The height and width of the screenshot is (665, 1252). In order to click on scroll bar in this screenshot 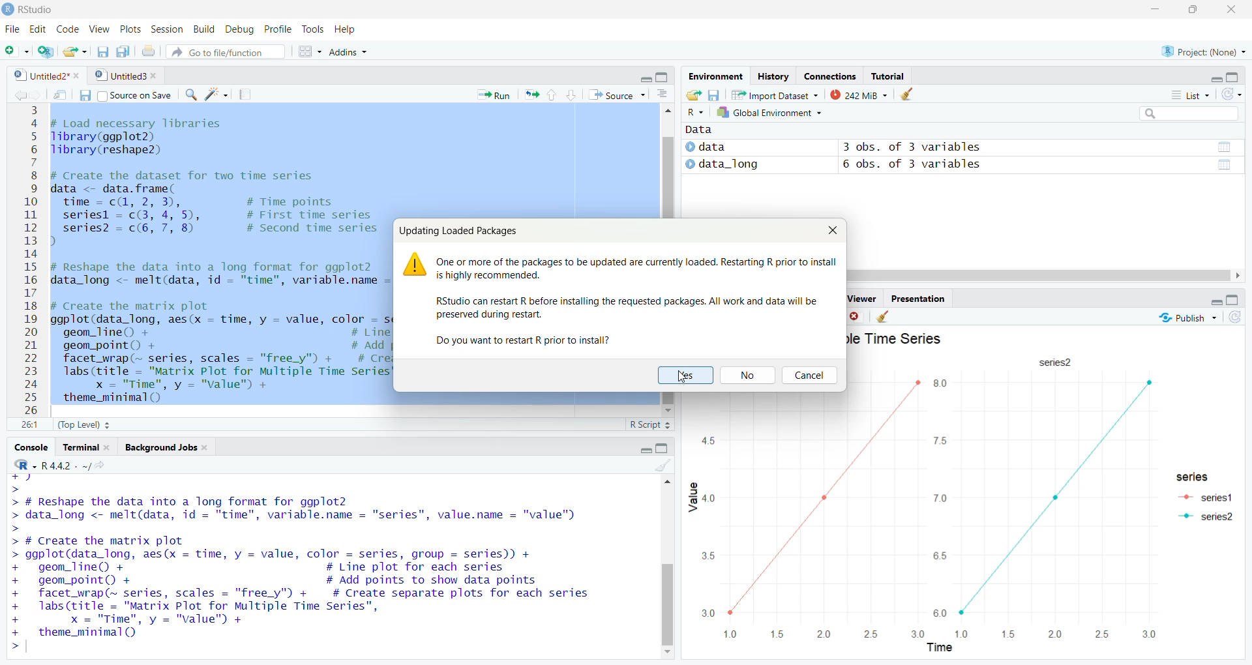, I will do `click(666, 177)`.